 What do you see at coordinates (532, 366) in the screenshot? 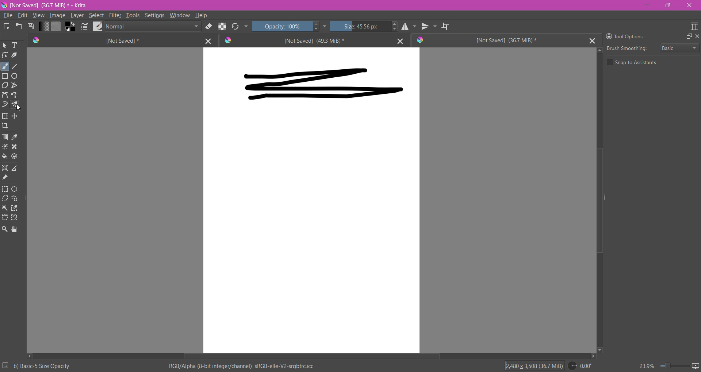
I see `Image Size` at bounding box center [532, 366].